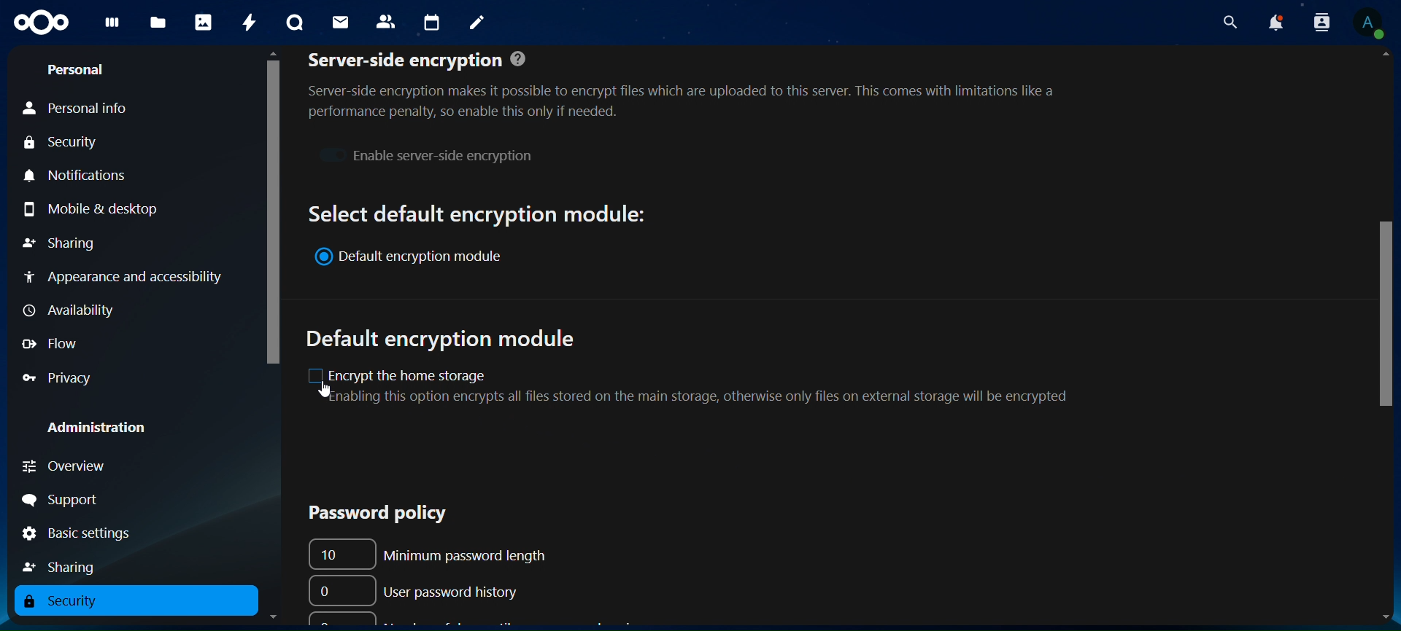 This screenshot has width=1401, height=631. I want to click on view profile, so click(1370, 23).